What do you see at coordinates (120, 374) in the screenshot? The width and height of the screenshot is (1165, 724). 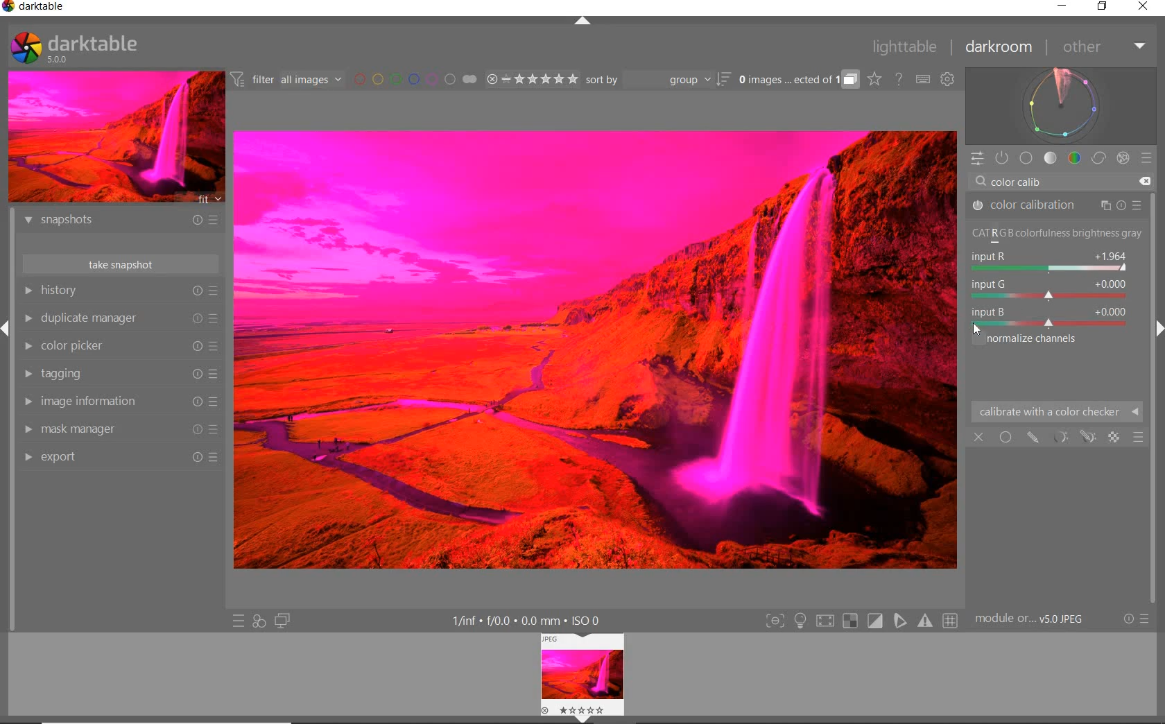 I see `tagging` at bounding box center [120, 374].